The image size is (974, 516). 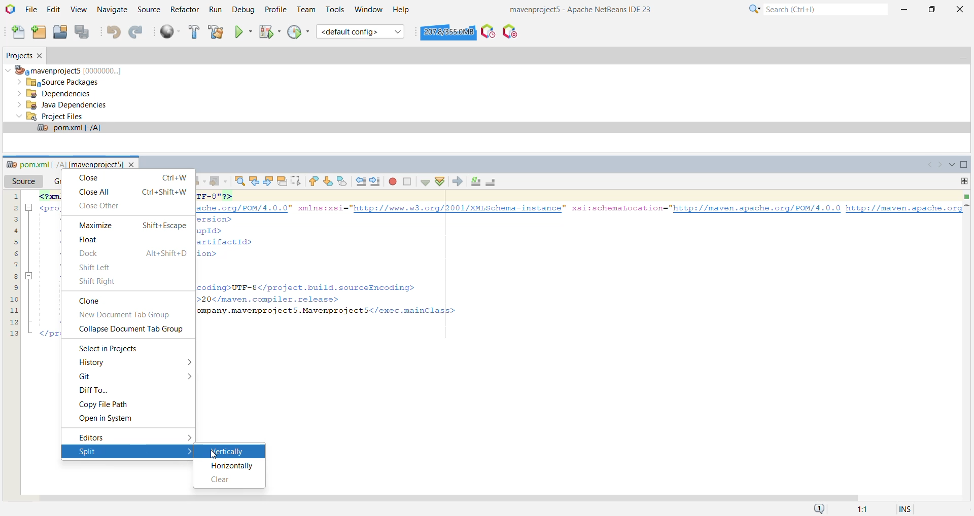 What do you see at coordinates (129, 225) in the screenshot?
I see `Maximize` at bounding box center [129, 225].